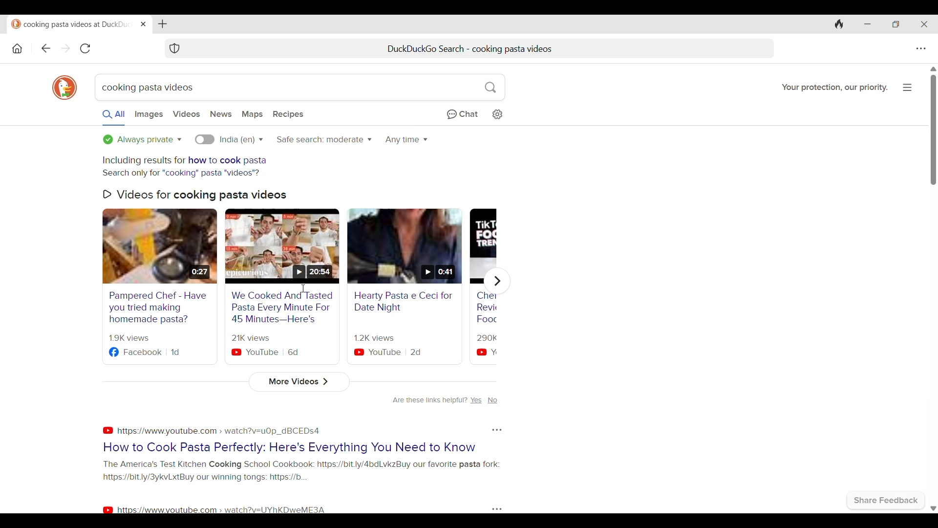  Describe the element at coordinates (300, 382) in the screenshot. I see `More videos` at that location.